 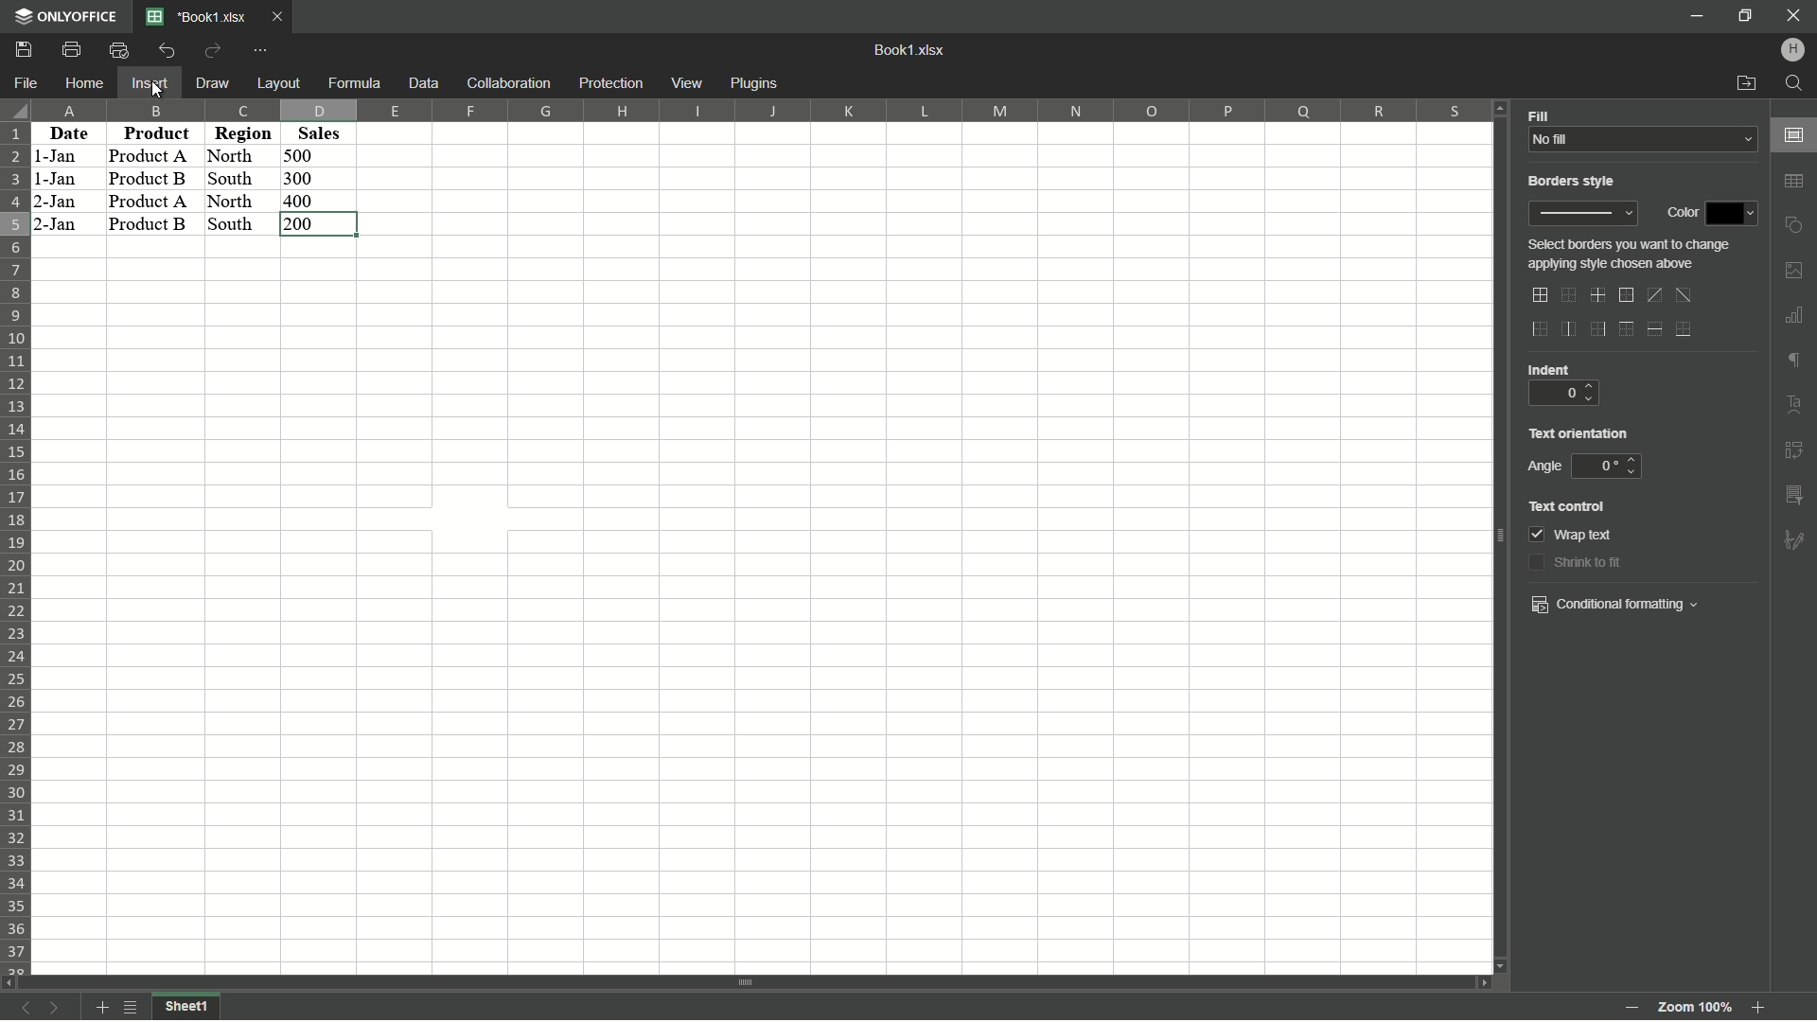 What do you see at coordinates (276, 82) in the screenshot?
I see `Layout` at bounding box center [276, 82].